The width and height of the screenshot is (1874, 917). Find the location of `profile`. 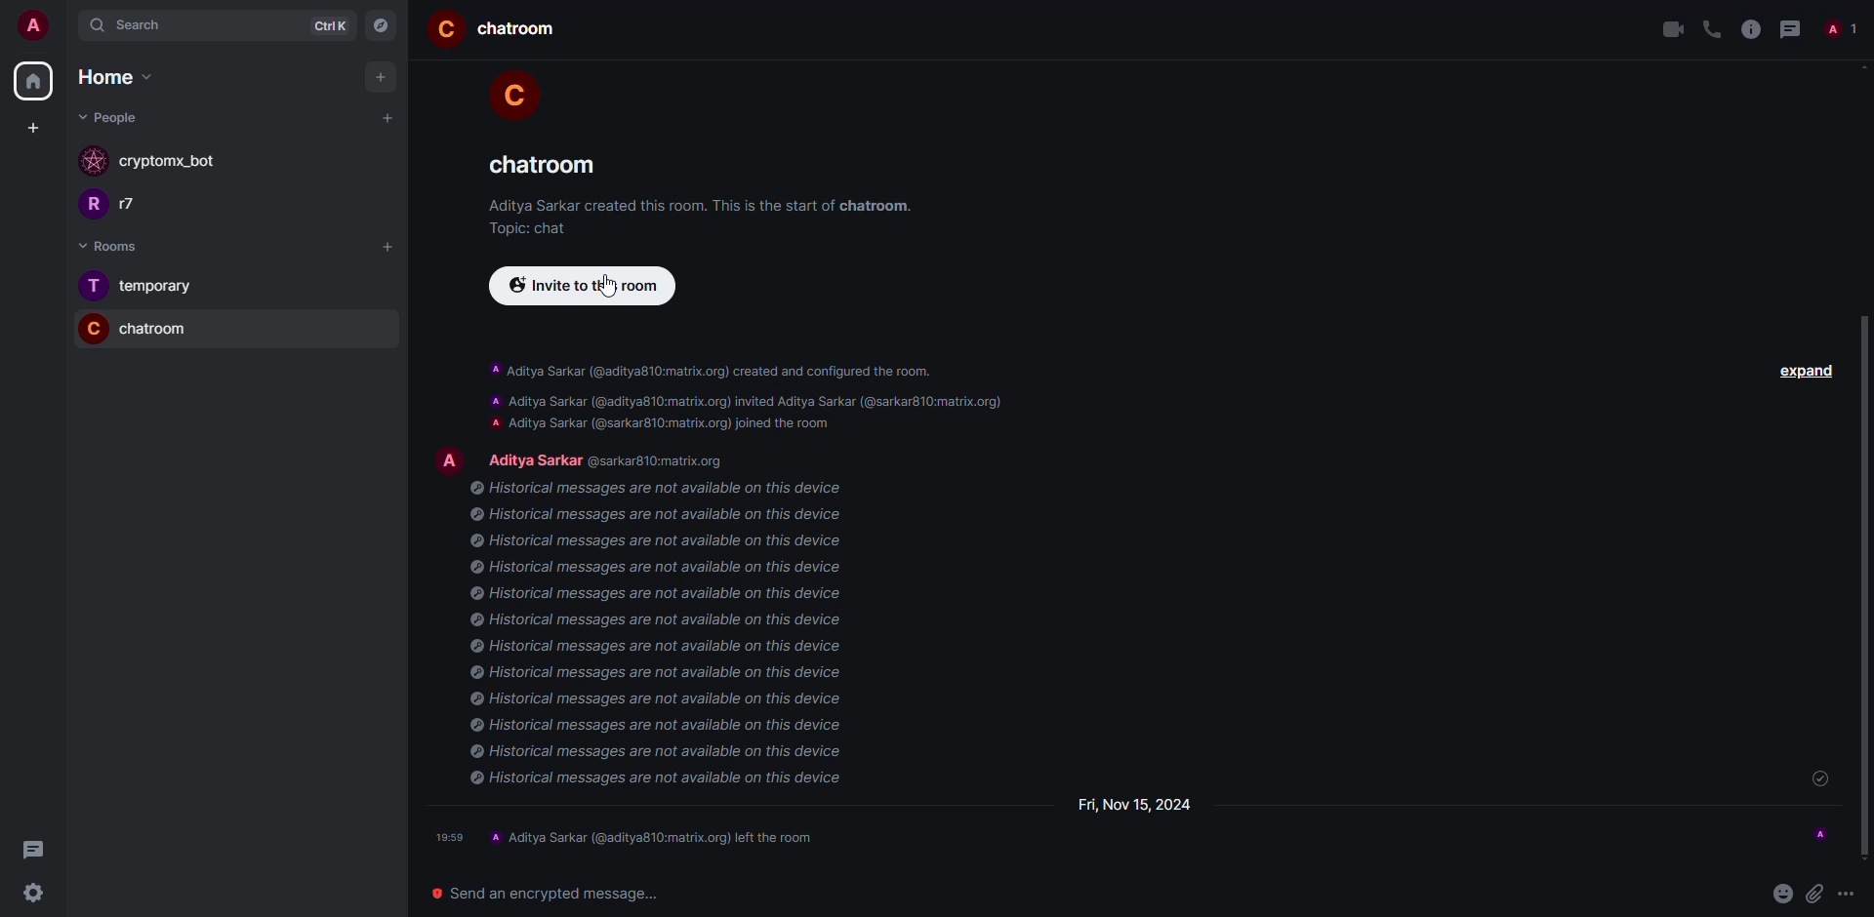

profile is located at coordinates (445, 29).